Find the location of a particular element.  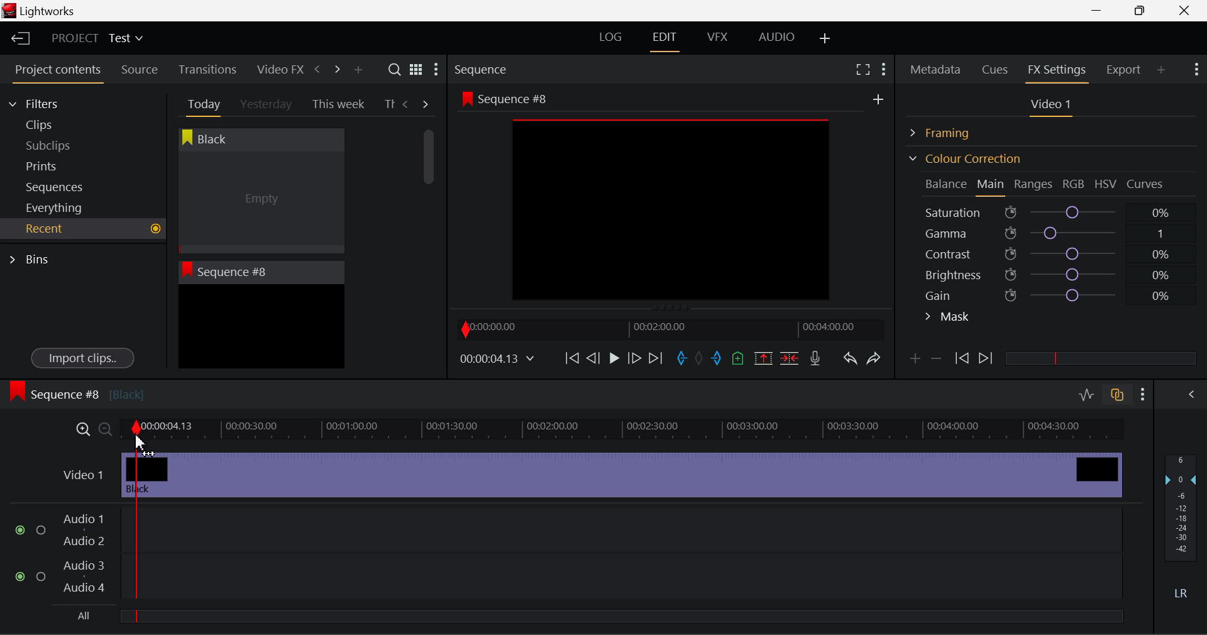

Delete/Cut is located at coordinates (790, 358).